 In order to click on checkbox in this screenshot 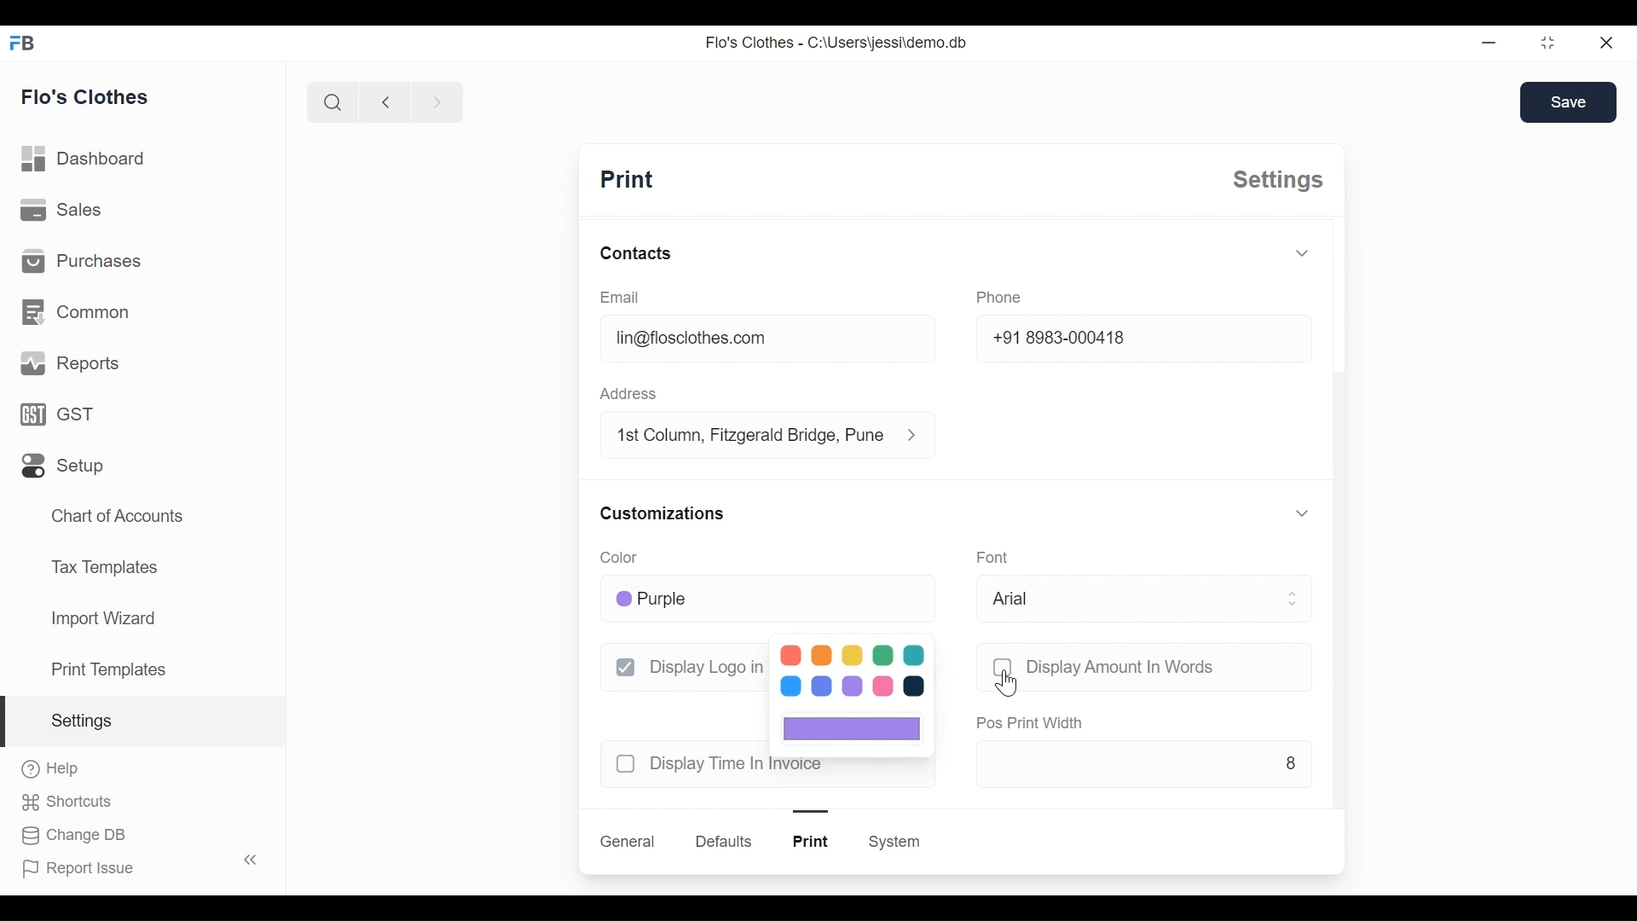, I will do `click(1002, 667)`.